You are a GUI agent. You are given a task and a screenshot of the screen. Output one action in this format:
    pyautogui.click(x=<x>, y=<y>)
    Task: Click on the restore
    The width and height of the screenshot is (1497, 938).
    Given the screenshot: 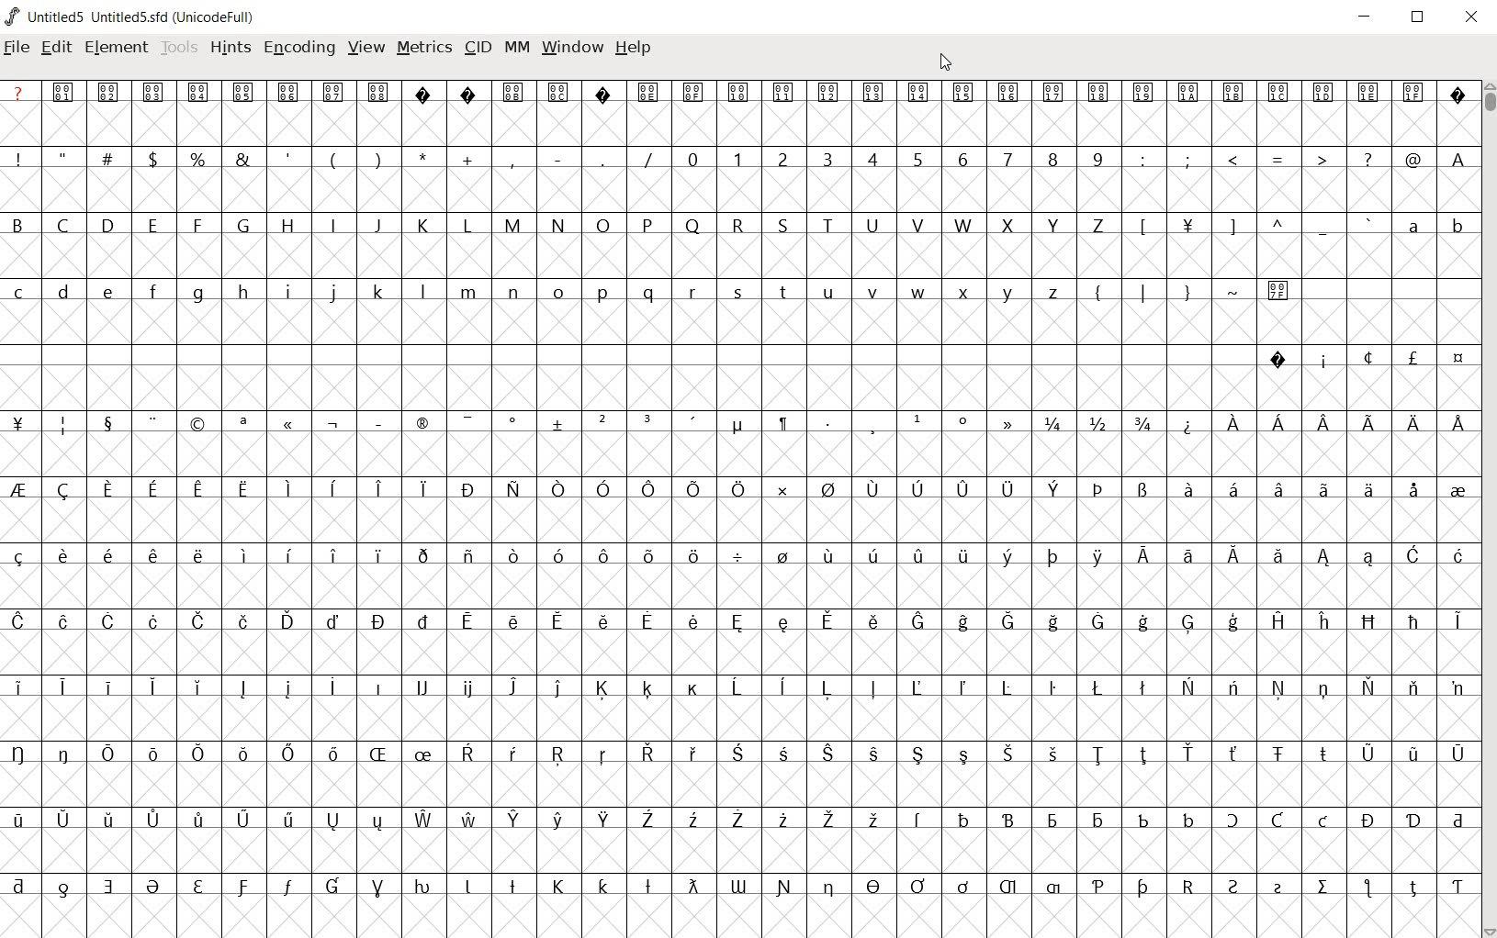 What is the action you would take?
    pyautogui.click(x=1416, y=18)
    